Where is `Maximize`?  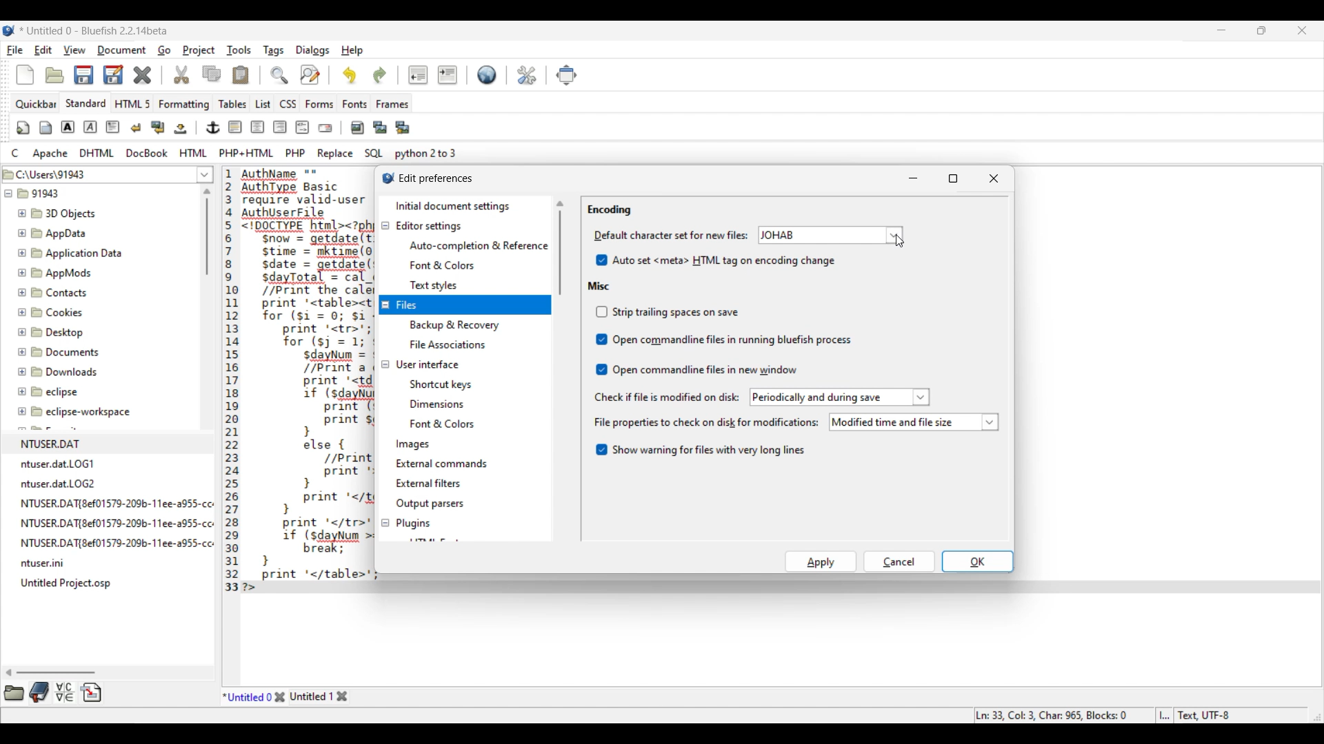
Maximize is located at coordinates (956, 179).